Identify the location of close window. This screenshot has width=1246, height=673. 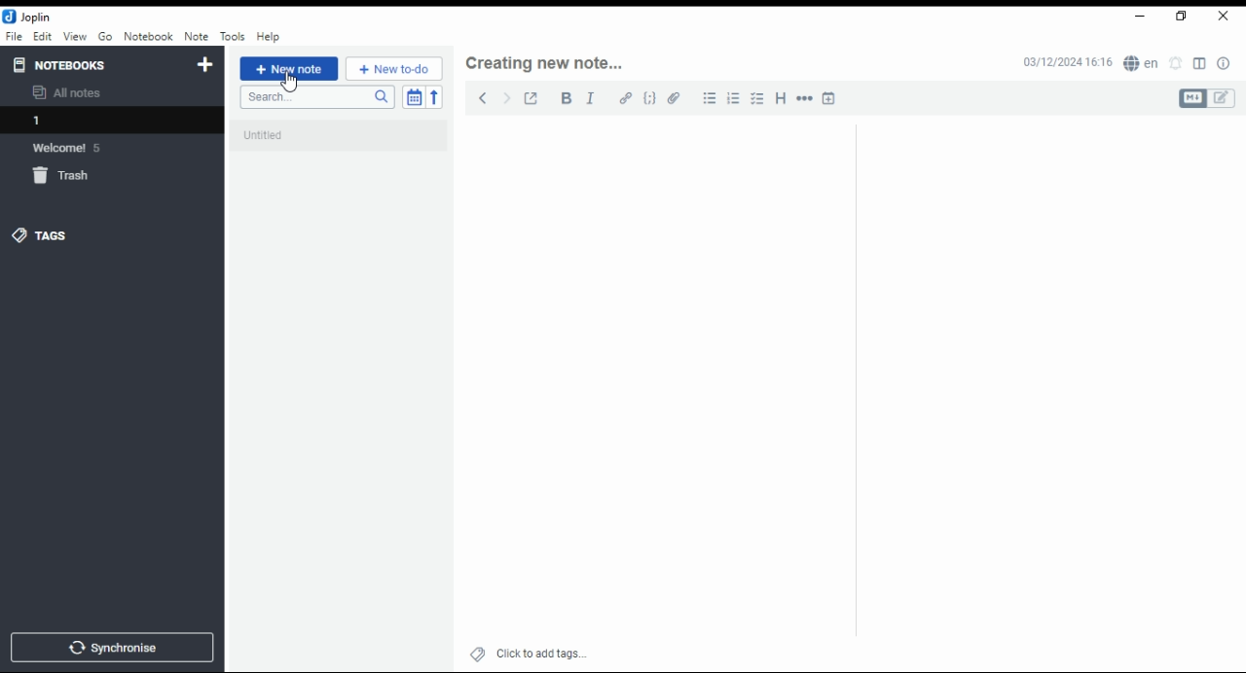
(1225, 17).